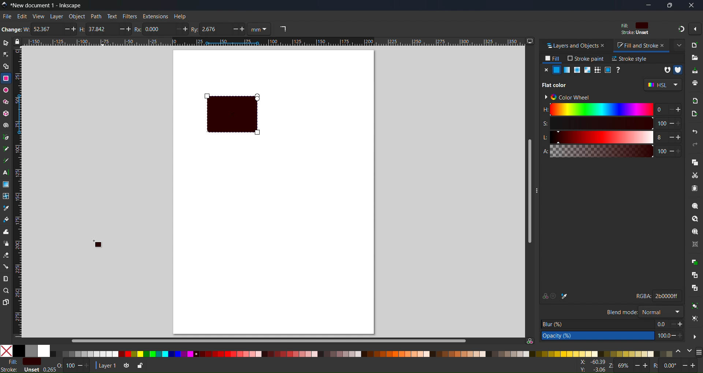  I want to click on Unlink clone, so click(695, 289).